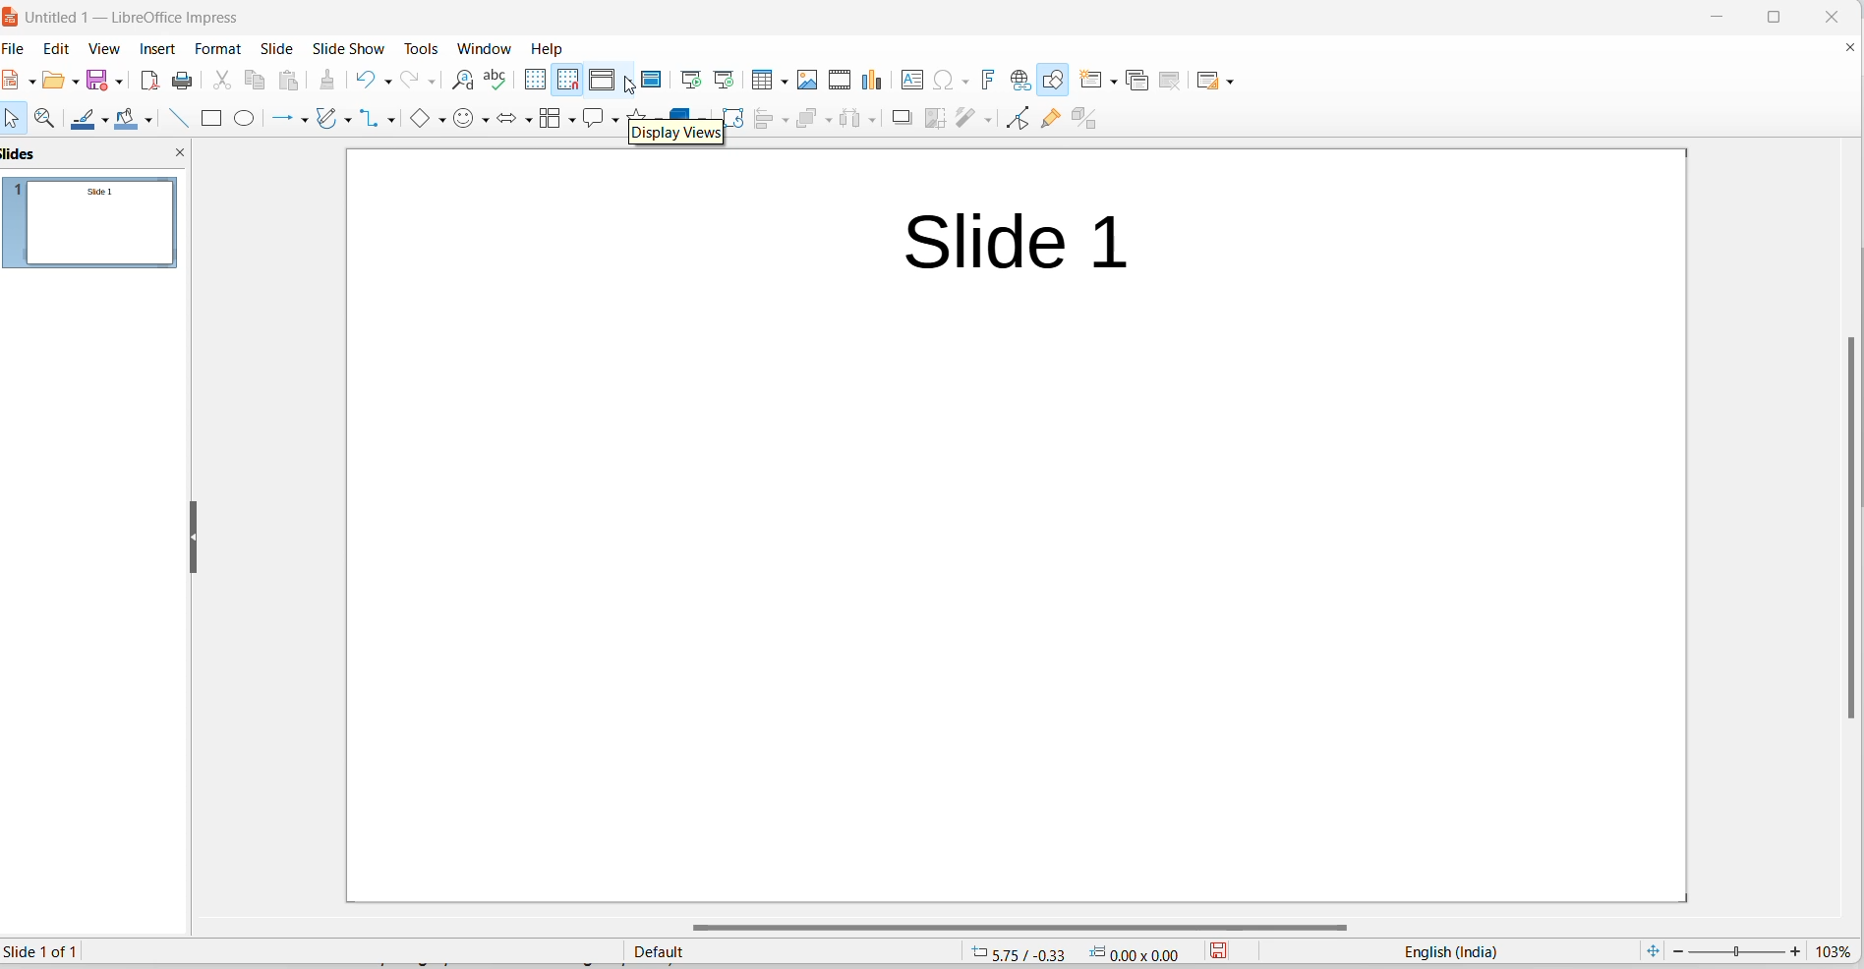  What do you see at coordinates (613, 122) in the screenshot?
I see `callout shapes options` at bounding box center [613, 122].